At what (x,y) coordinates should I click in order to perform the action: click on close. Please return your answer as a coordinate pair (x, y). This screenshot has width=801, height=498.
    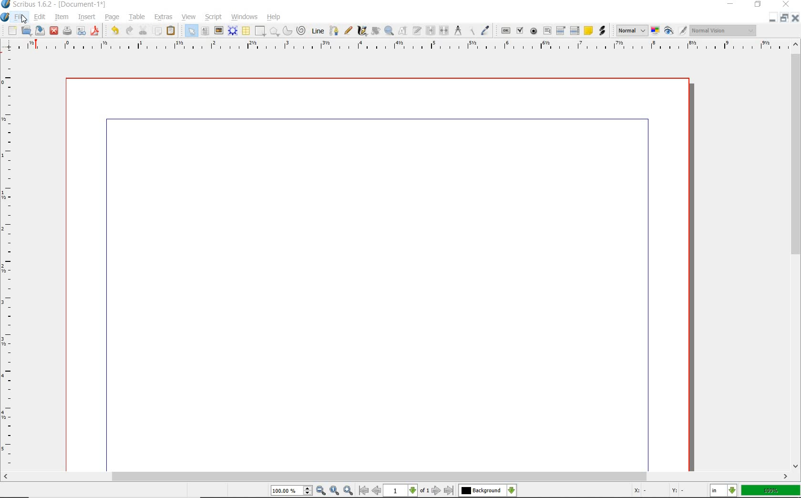
    Looking at the image, I should click on (795, 19).